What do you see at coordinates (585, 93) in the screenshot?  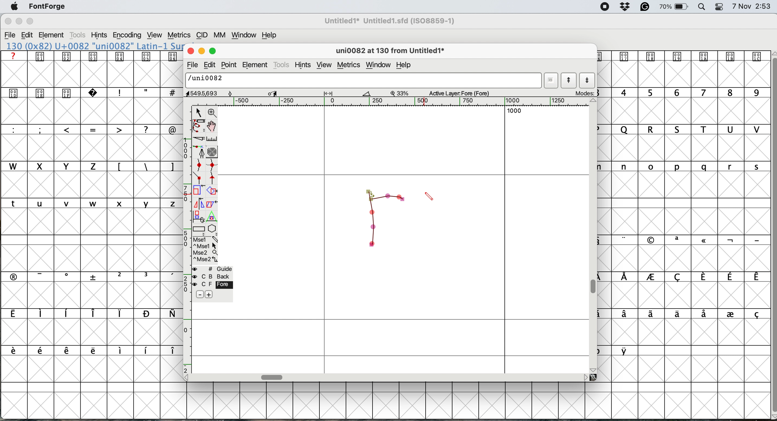 I see `modes` at bounding box center [585, 93].